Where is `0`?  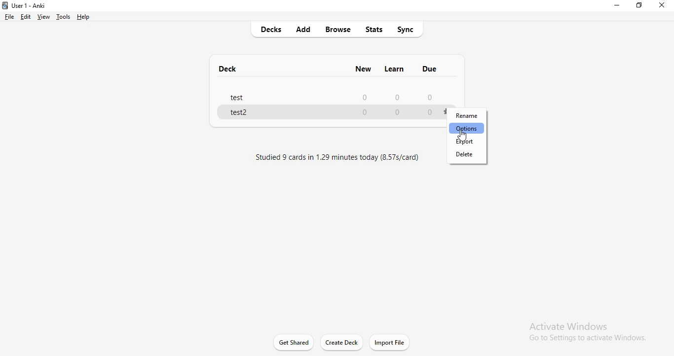
0 is located at coordinates (364, 113).